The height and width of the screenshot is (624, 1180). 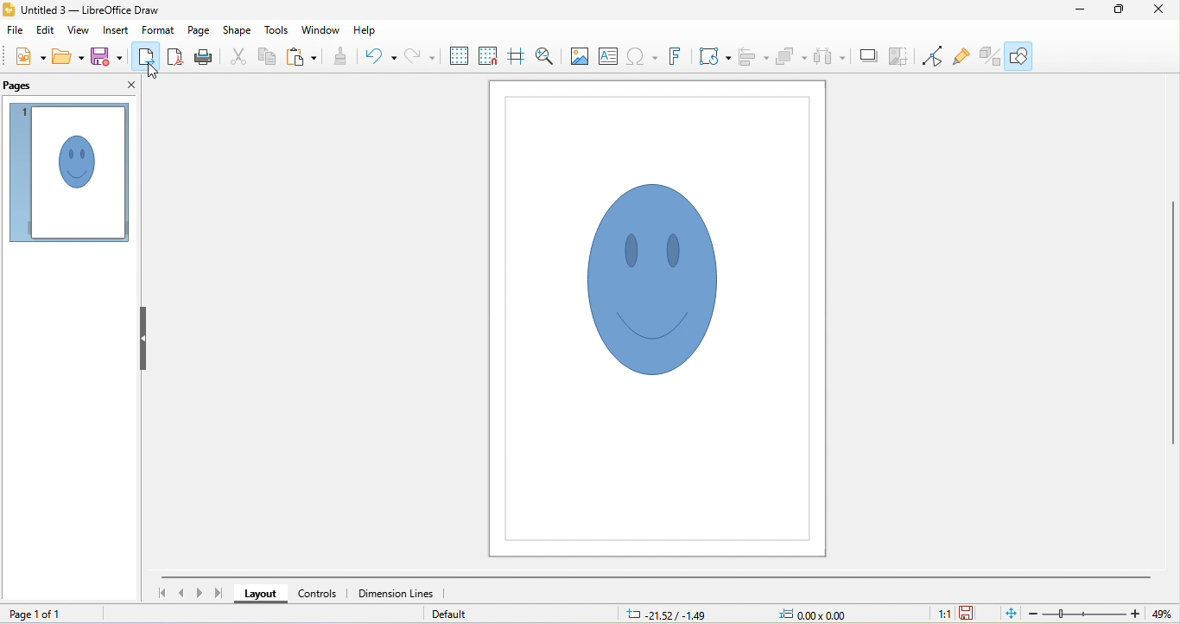 What do you see at coordinates (149, 55) in the screenshot?
I see `export` at bounding box center [149, 55].